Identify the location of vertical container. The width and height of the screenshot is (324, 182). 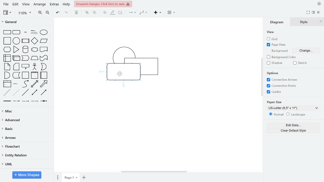
(35, 75).